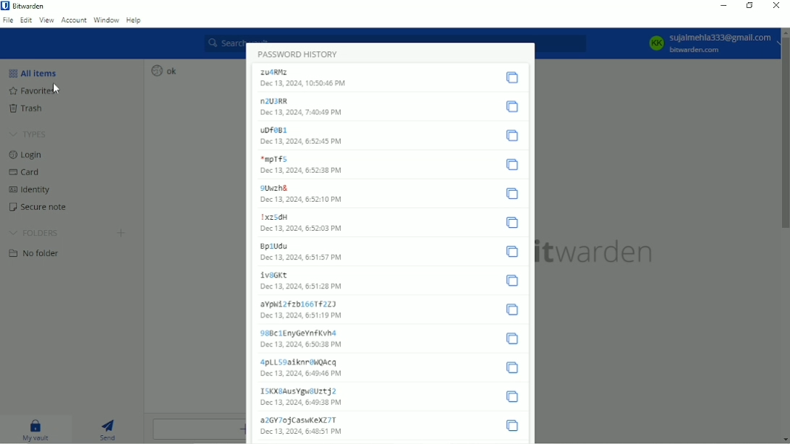 This screenshot has width=790, height=444. Describe the element at coordinates (302, 113) in the screenshot. I see `Dec 13, 2024, 7:40:49 PM` at that location.